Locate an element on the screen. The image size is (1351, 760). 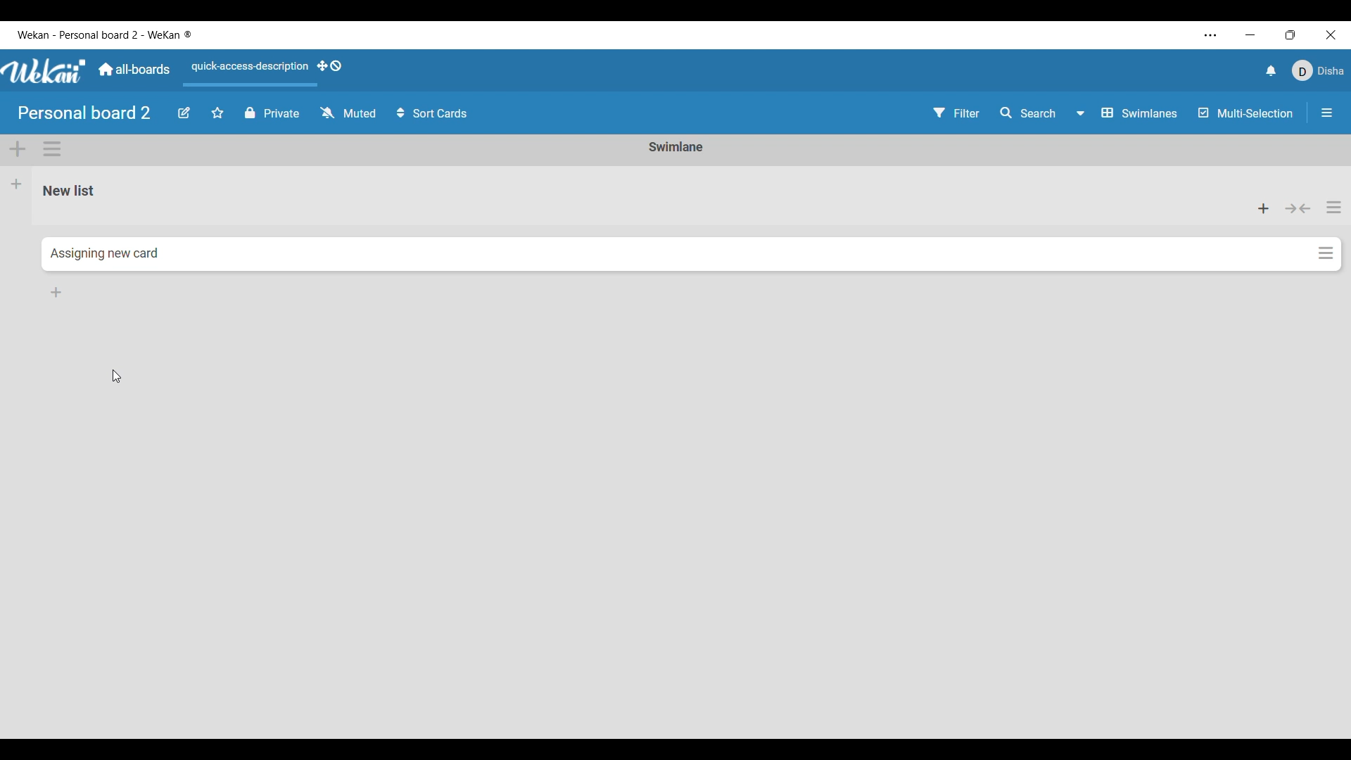
Sort card options is located at coordinates (433, 113).